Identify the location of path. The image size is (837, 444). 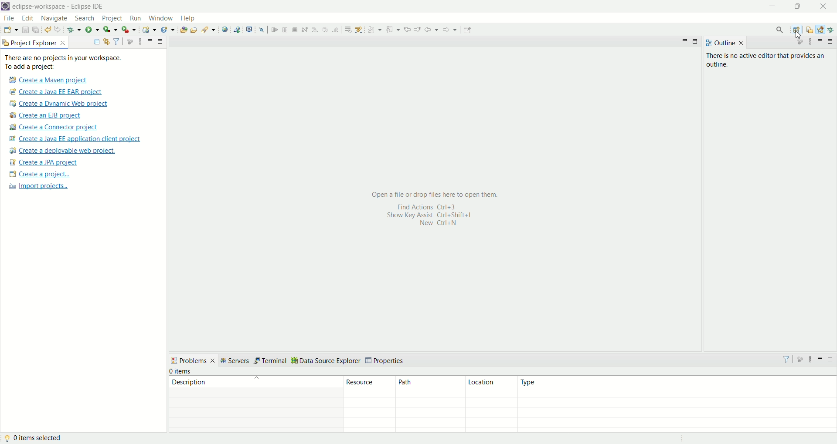
(430, 404).